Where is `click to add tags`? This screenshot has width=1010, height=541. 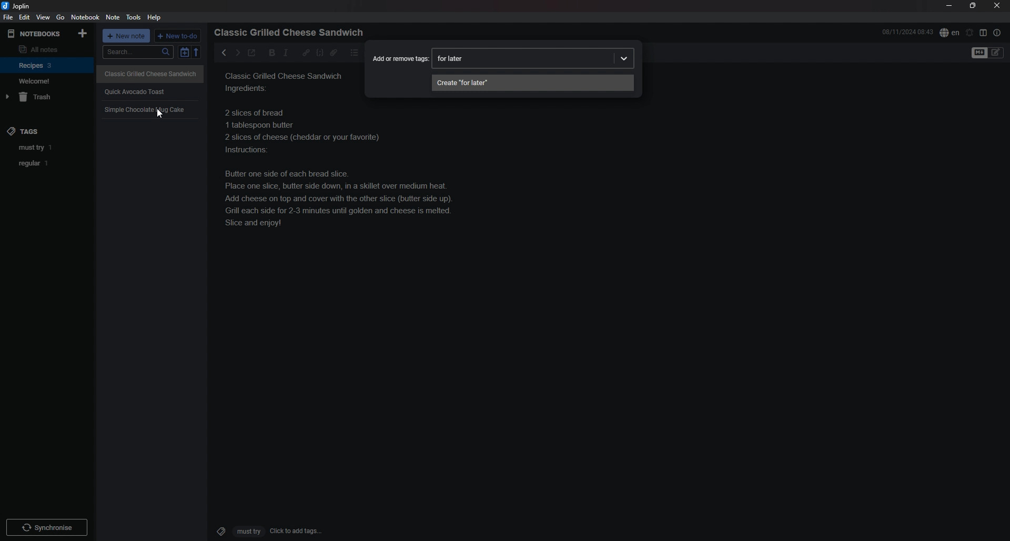 click to add tags is located at coordinates (265, 530).